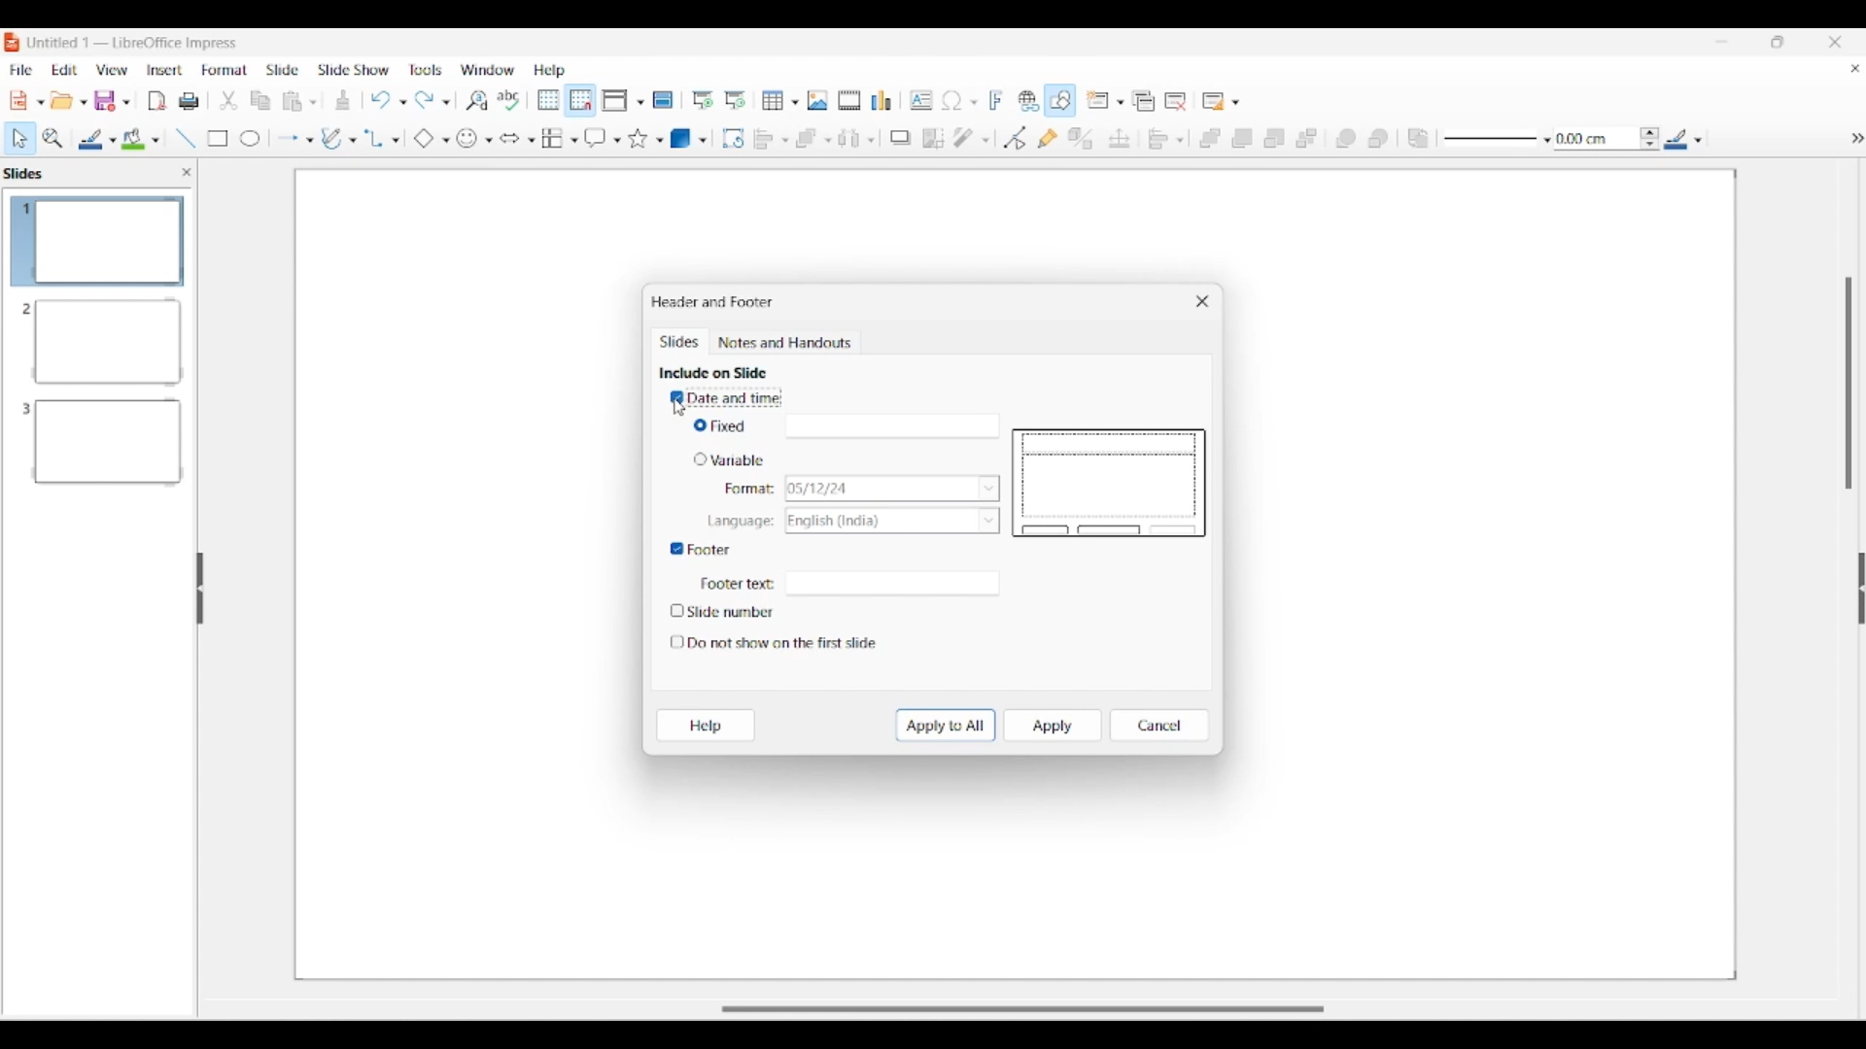 This screenshot has width=1866, height=1049. What do you see at coordinates (737, 100) in the screenshot?
I see `Start from current slide` at bounding box center [737, 100].